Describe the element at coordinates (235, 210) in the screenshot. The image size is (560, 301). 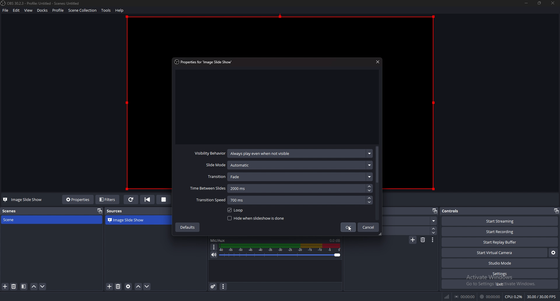
I see `loop` at that location.